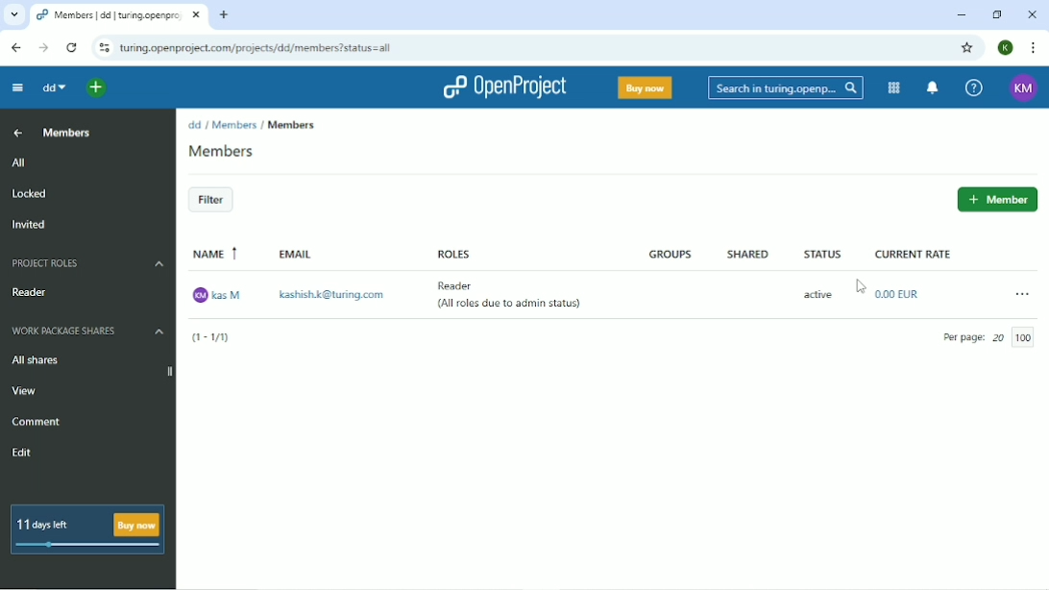 The height and width of the screenshot is (590, 1049). Describe the element at coordinates (899, 293) in the screenshot. I see `0.00EUR` at that location.